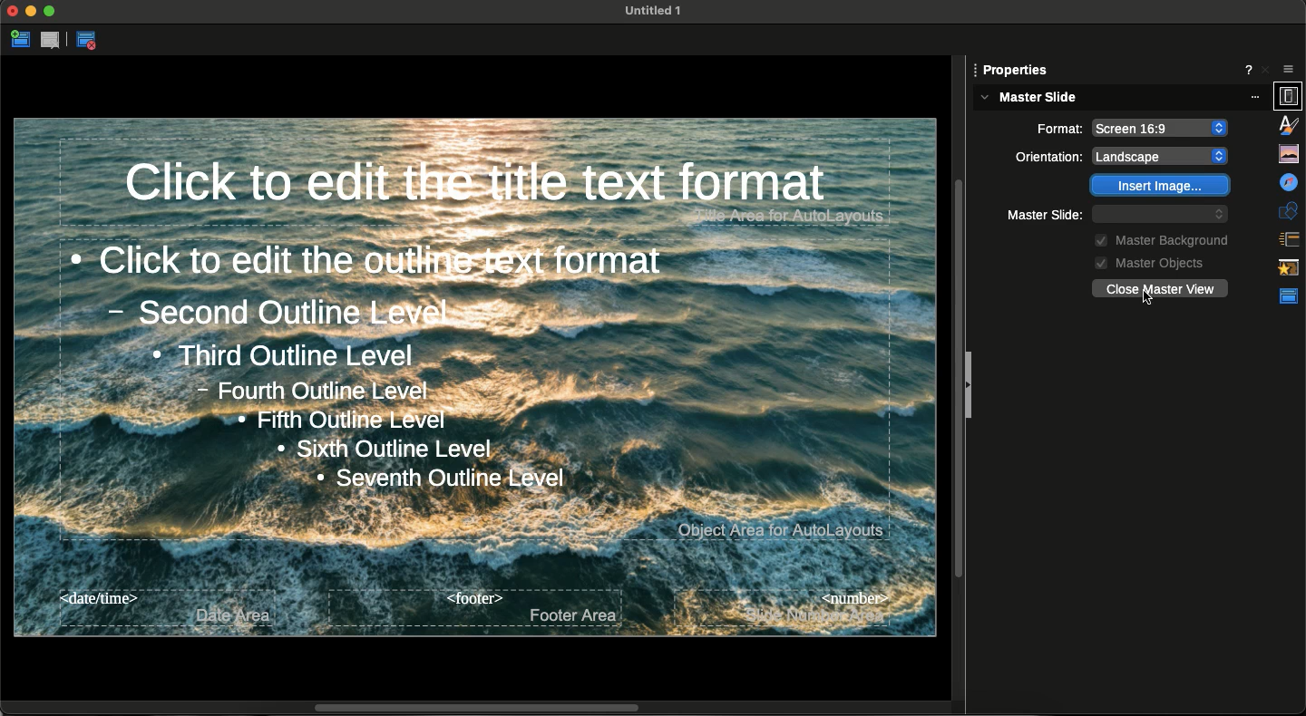  I want to click on Cursor, so click(1144, 298).